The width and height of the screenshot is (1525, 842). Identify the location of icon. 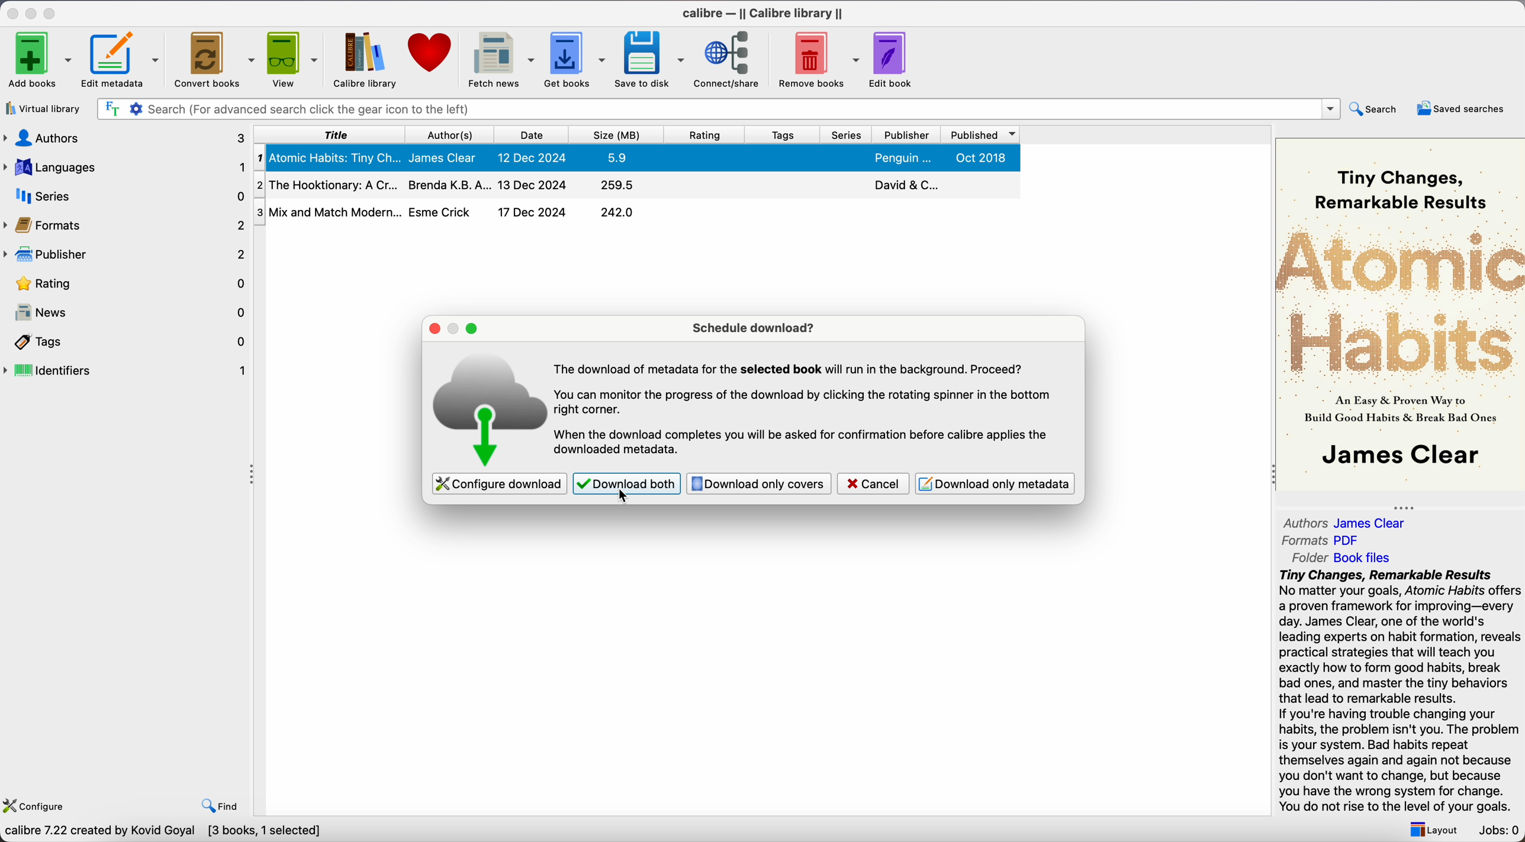
(492, 407).